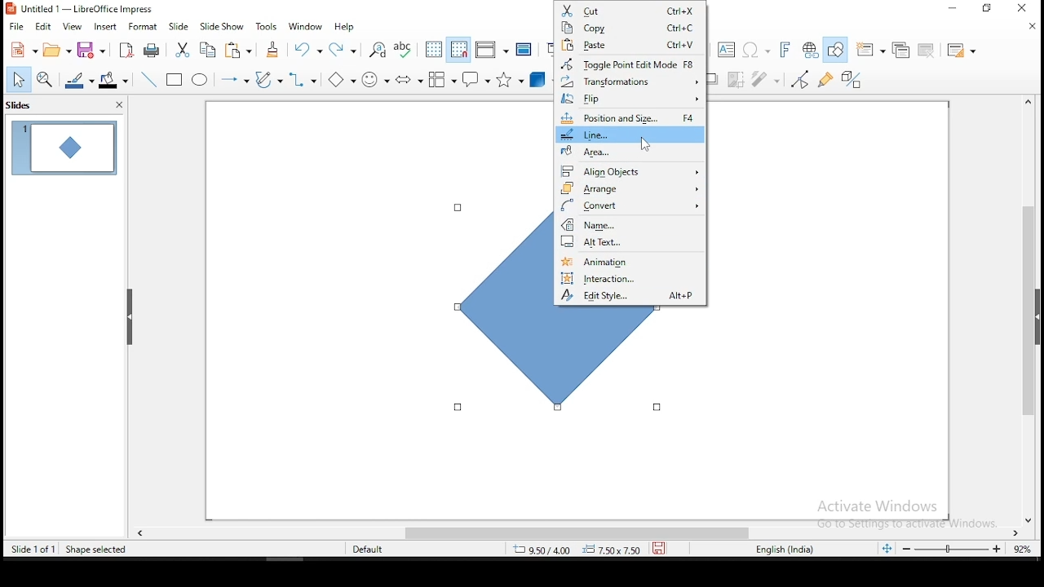 Image resolution: width=1044 pixels, height=587 pixels. I want to click on copy, so click(208, 50).